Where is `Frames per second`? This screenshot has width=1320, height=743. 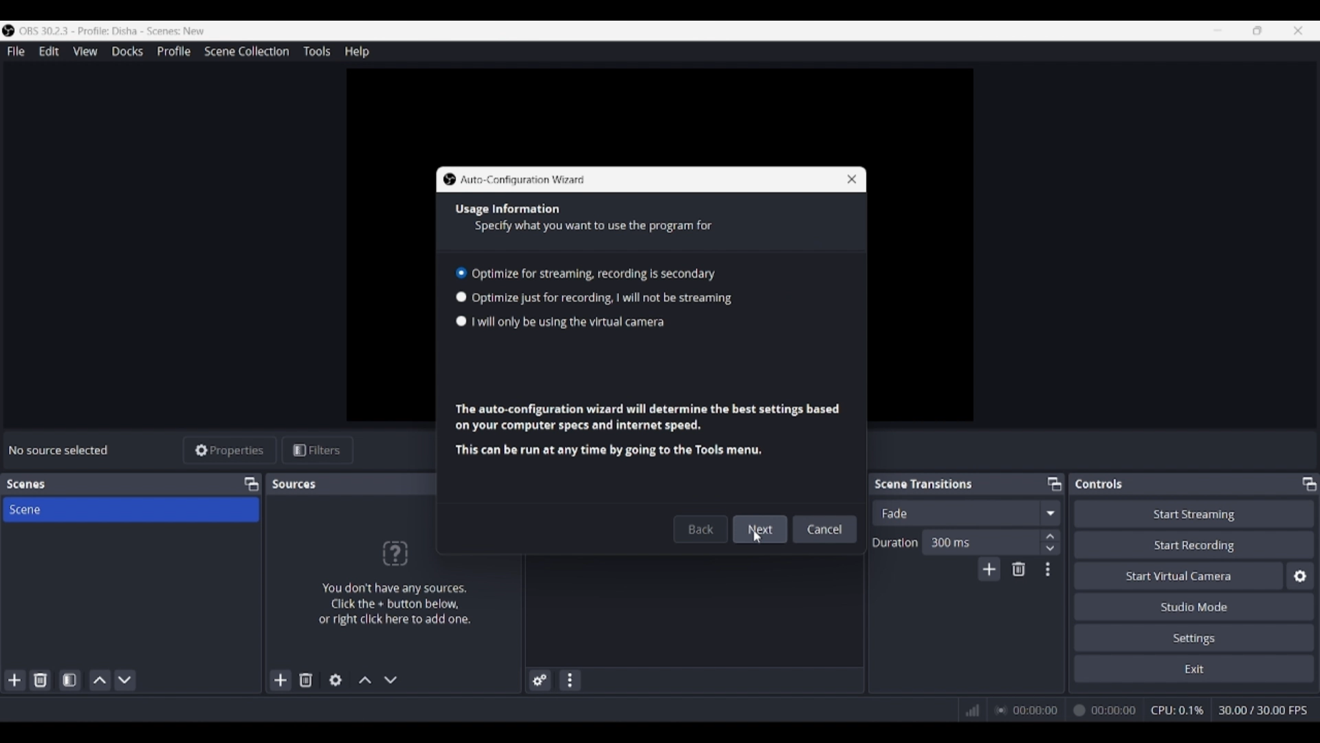
Frames per second is located at coordinates (1263, 711).